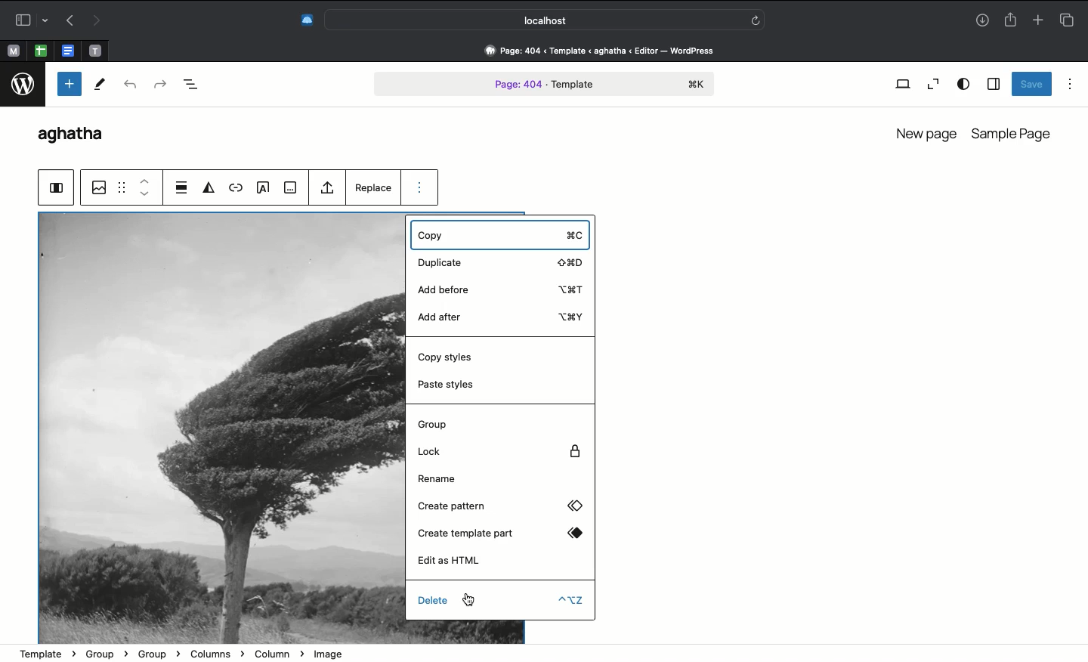  Describe the element at coordinates (1013, 134) in the screenshot. I see `Sample page` at that location.